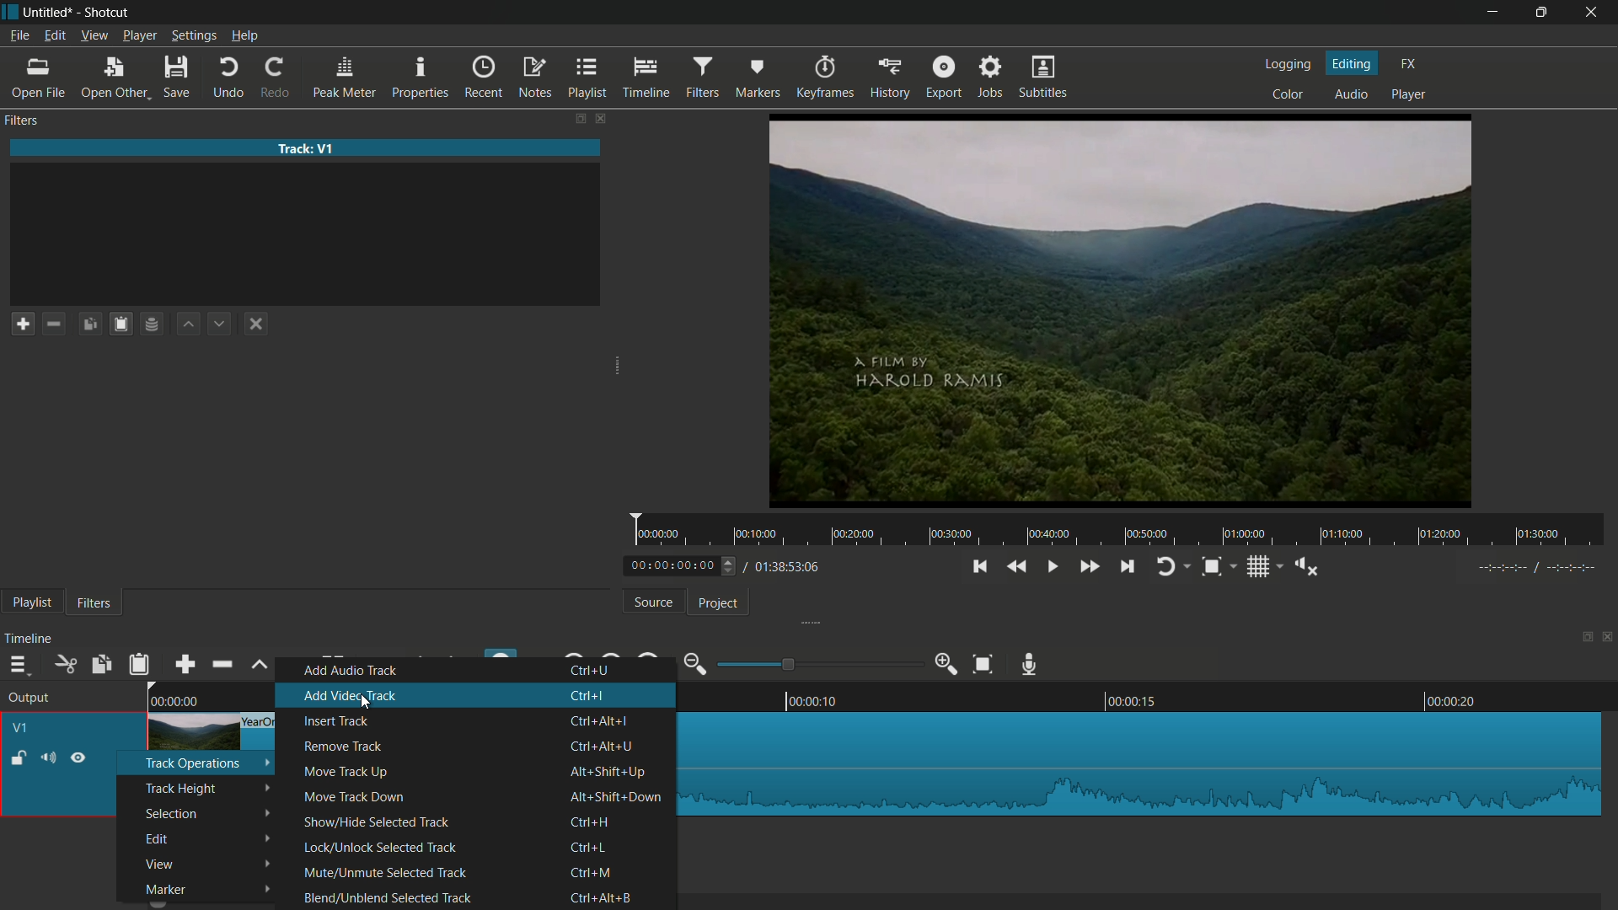 The width and height of the screenshot is (1618, 910). What do you see at coordinates (122, 324) in the screenshot?
I see `save filters` at bounding box center [122, 324].